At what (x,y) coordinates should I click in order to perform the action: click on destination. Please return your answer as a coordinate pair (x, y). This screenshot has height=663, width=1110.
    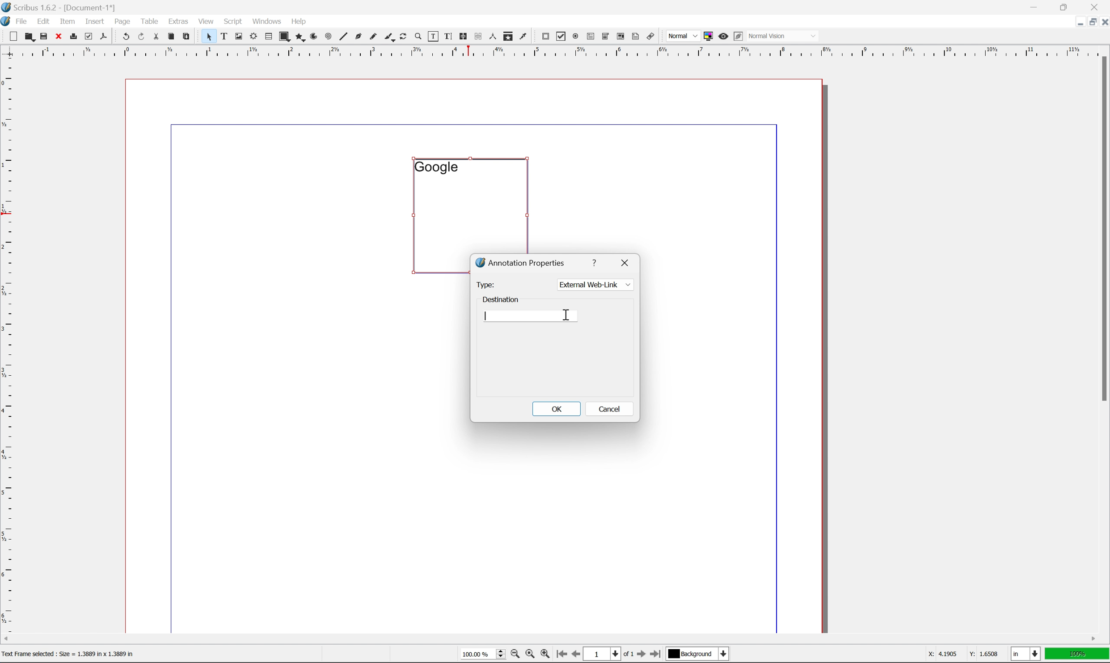
    Looking at the image, I should click on (502, 298).